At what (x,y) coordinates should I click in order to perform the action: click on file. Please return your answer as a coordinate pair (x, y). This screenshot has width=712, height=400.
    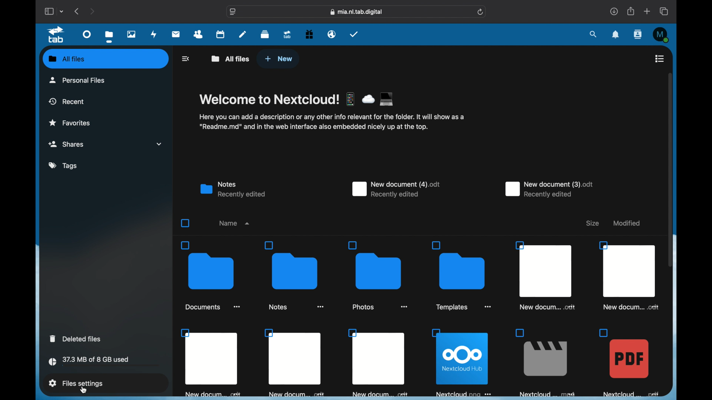
    Looking at the image, I should click on (460, 363).